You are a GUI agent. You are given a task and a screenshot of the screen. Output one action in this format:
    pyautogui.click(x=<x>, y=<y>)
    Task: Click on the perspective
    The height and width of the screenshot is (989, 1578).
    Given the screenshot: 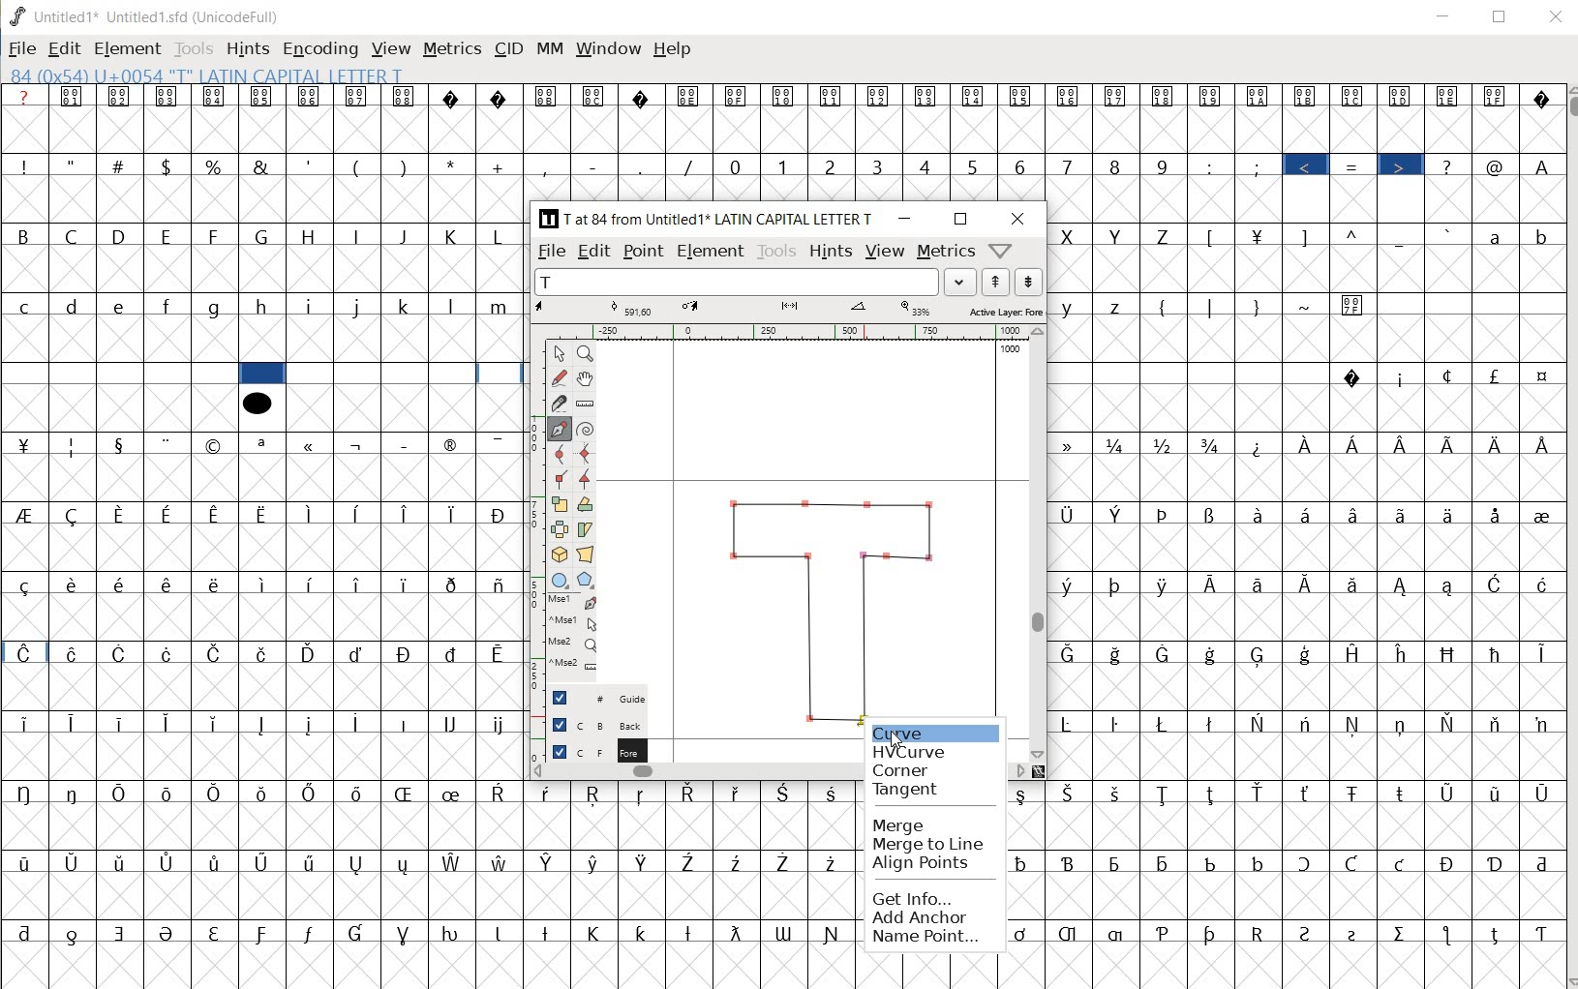 What is the action you would take?
    pyautogui.click(x=586, y=555)
    